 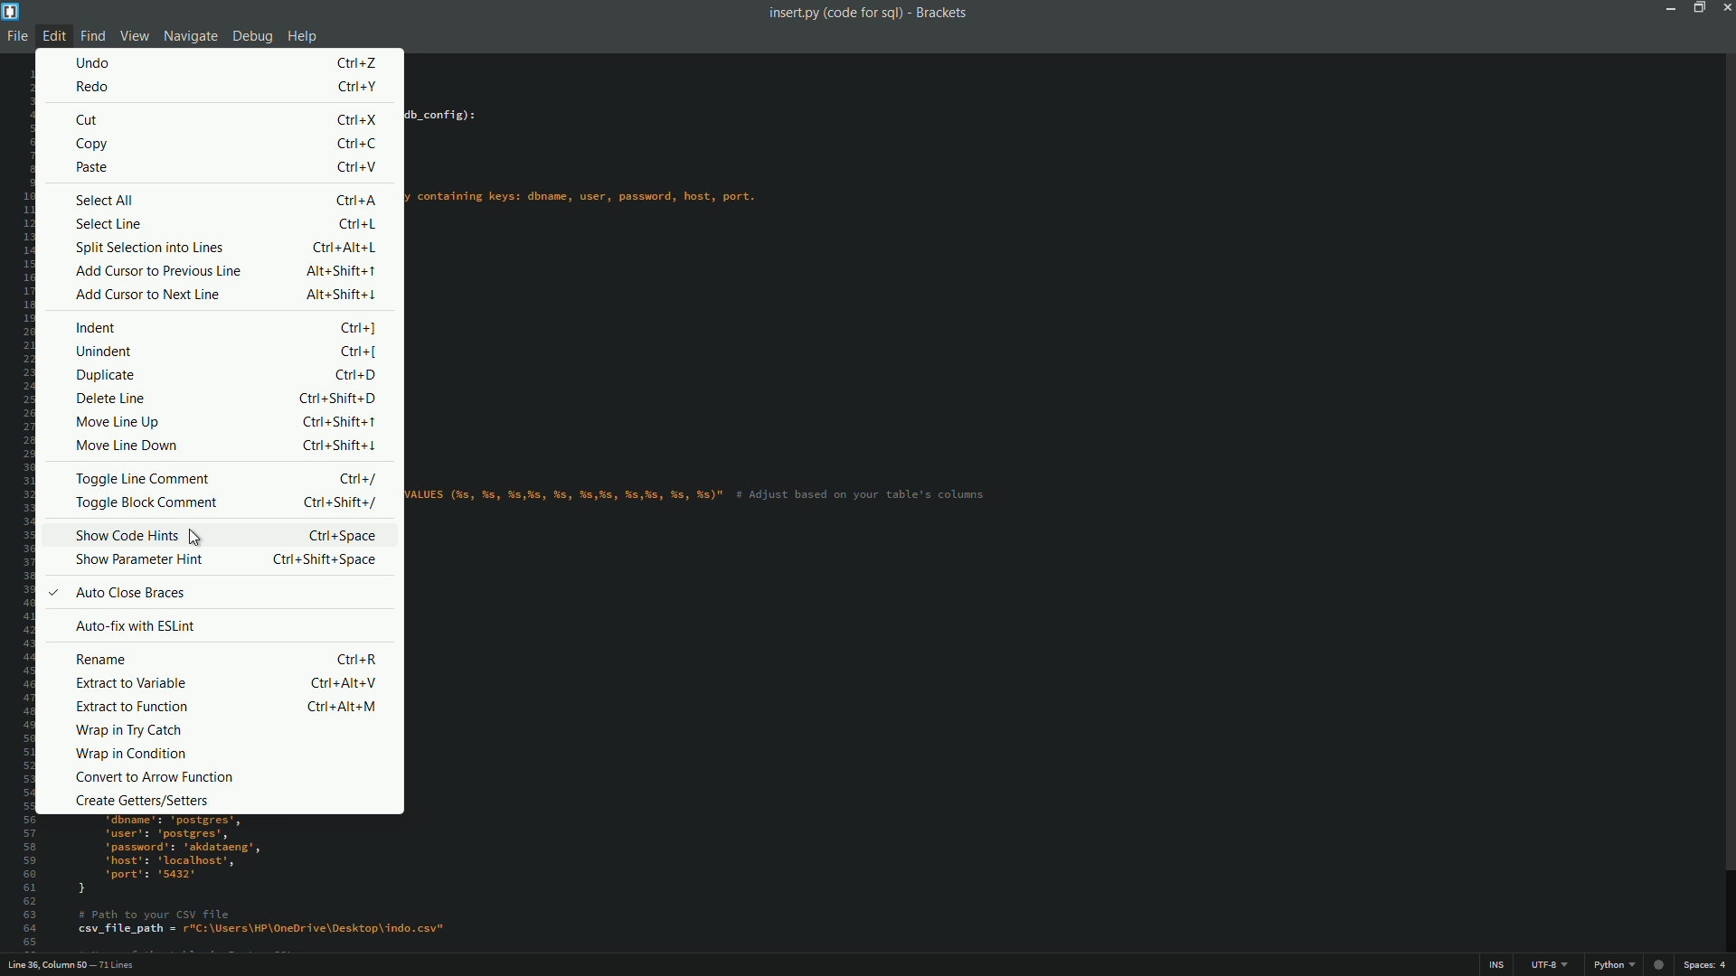 What do you see at coordinates (96, 60) in the screenshot?
I see `undo` at bounding box center [96, 60].